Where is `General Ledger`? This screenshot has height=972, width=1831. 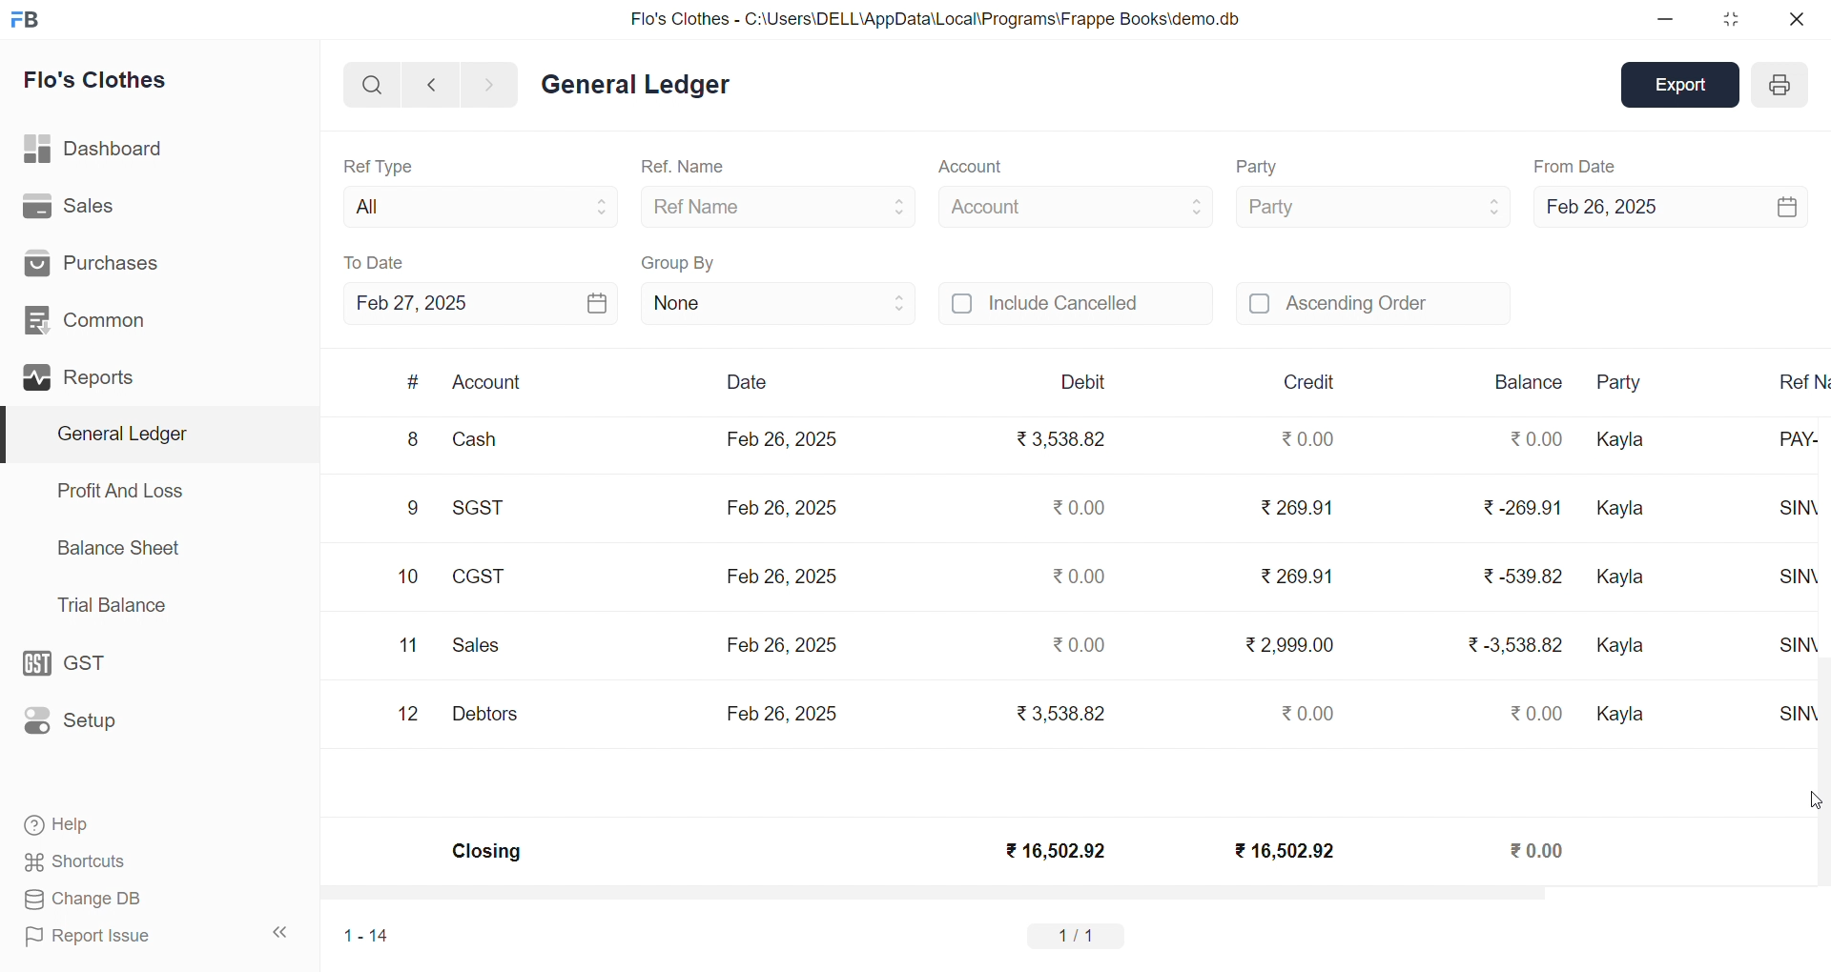 General Ledger is located at coordinates (154, 434).